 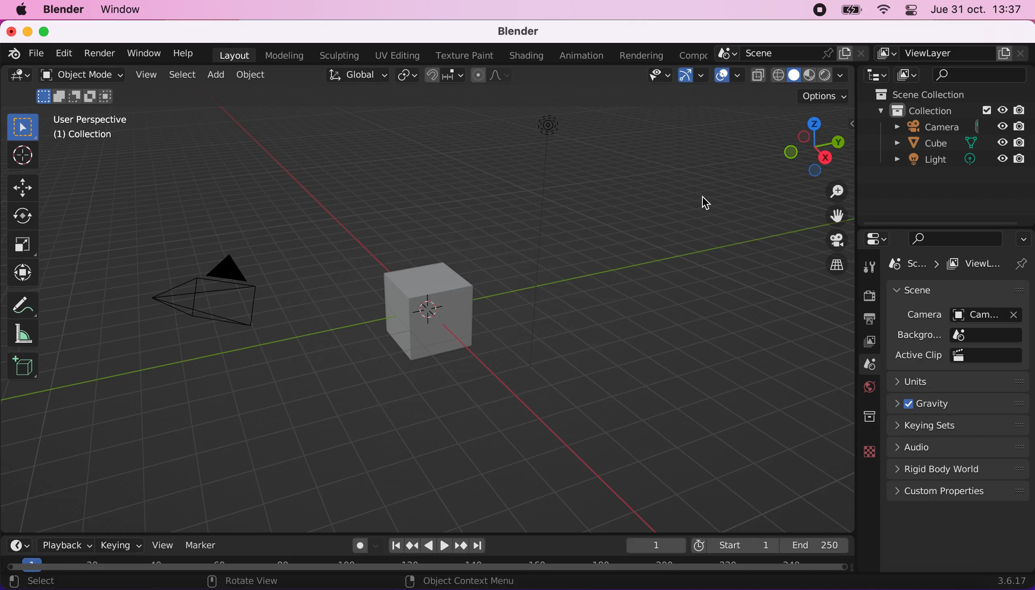 What do you see at coordinates (1023, 237) in the screenshot?
I see `options` at bounding box center [1023, 237].